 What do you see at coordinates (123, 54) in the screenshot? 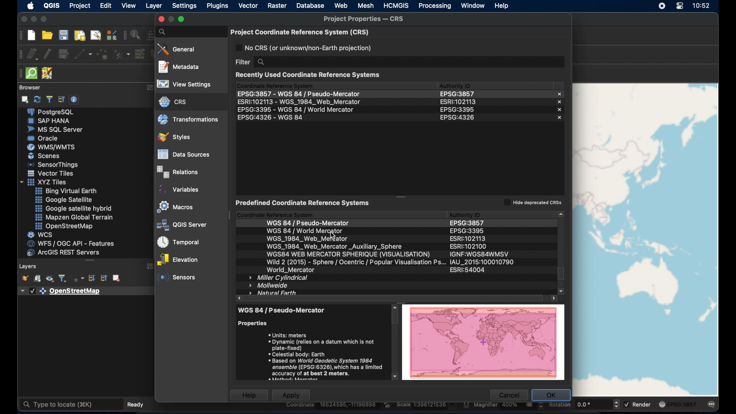
I see `vertex tool` at bounding box center [123, 54].